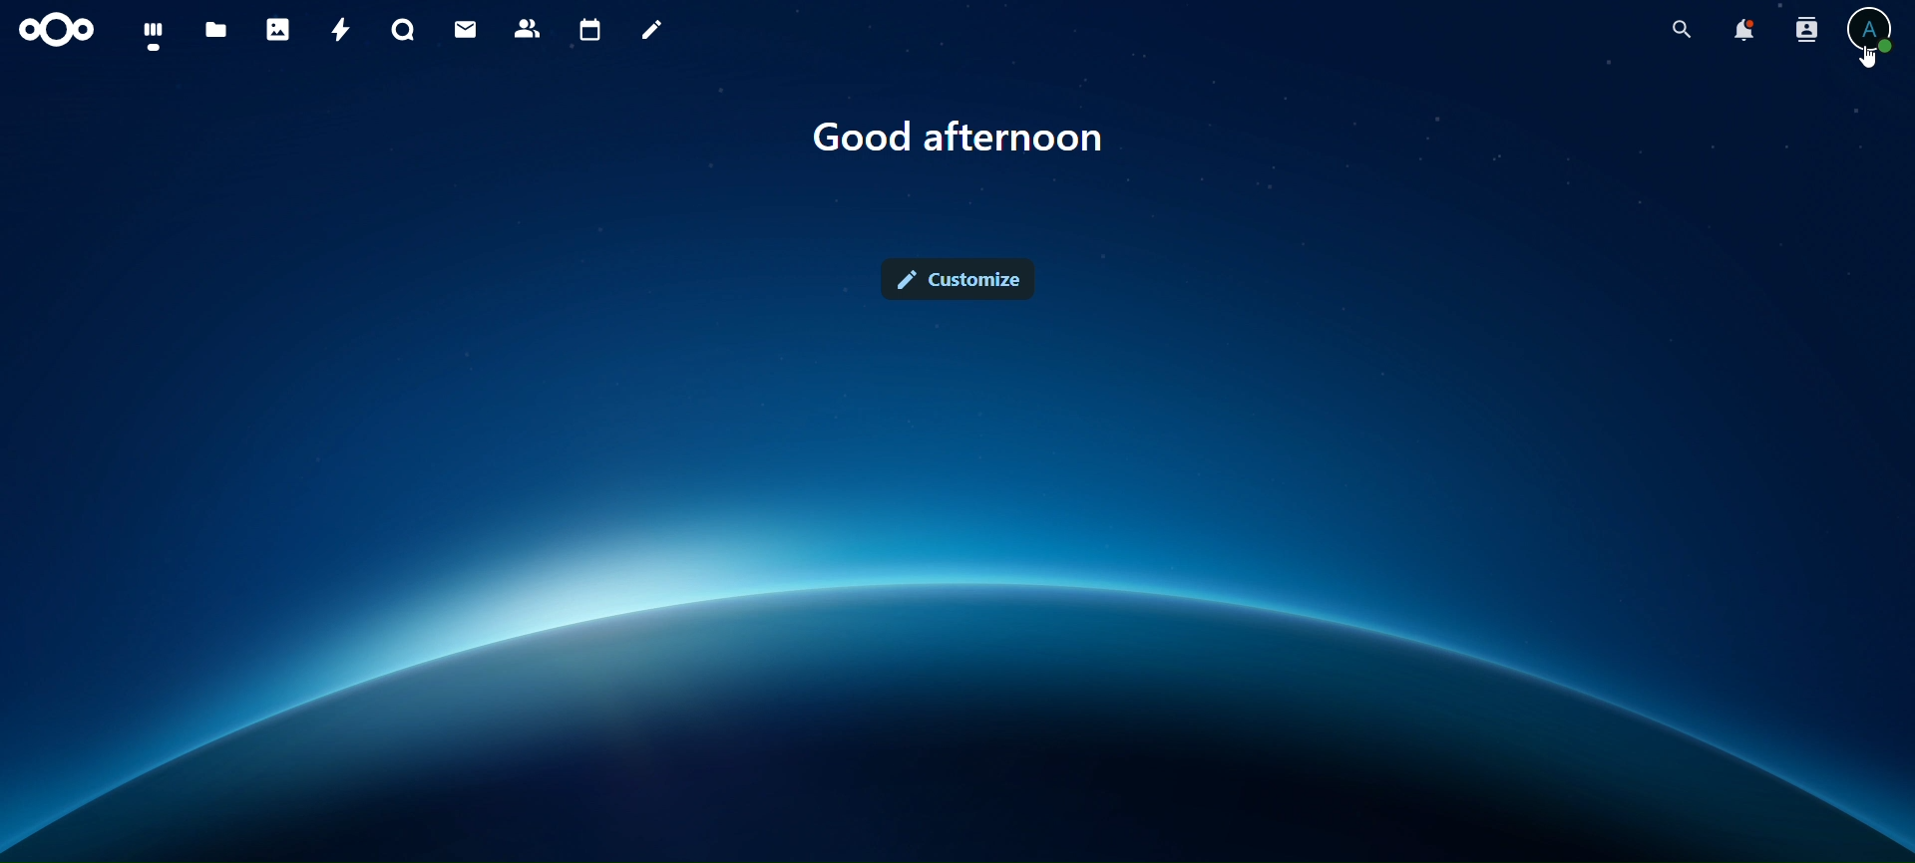 This screenshot has width=1915, height=863. Describe the element at coordinates (462, 30) in the screenshot. I see `mail` at that location.